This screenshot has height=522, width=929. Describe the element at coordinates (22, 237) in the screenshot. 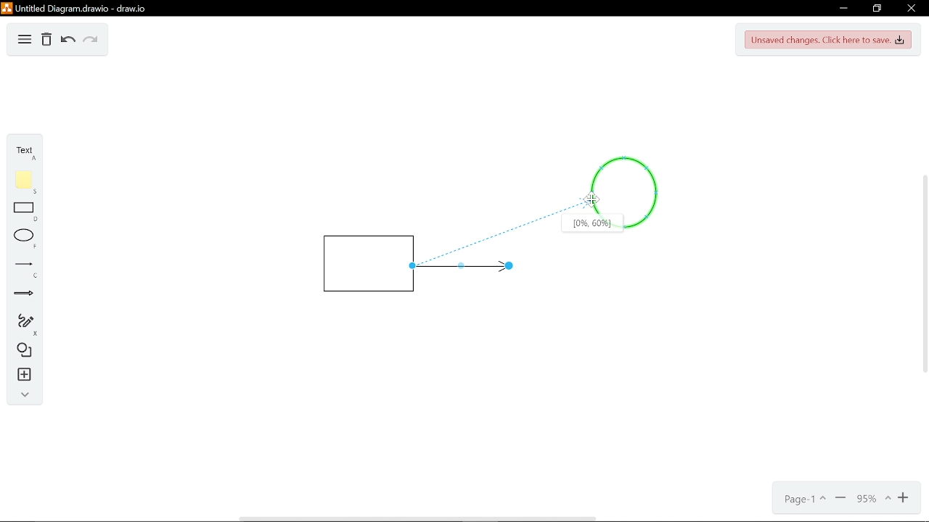

I see `ELlippse` at that location.